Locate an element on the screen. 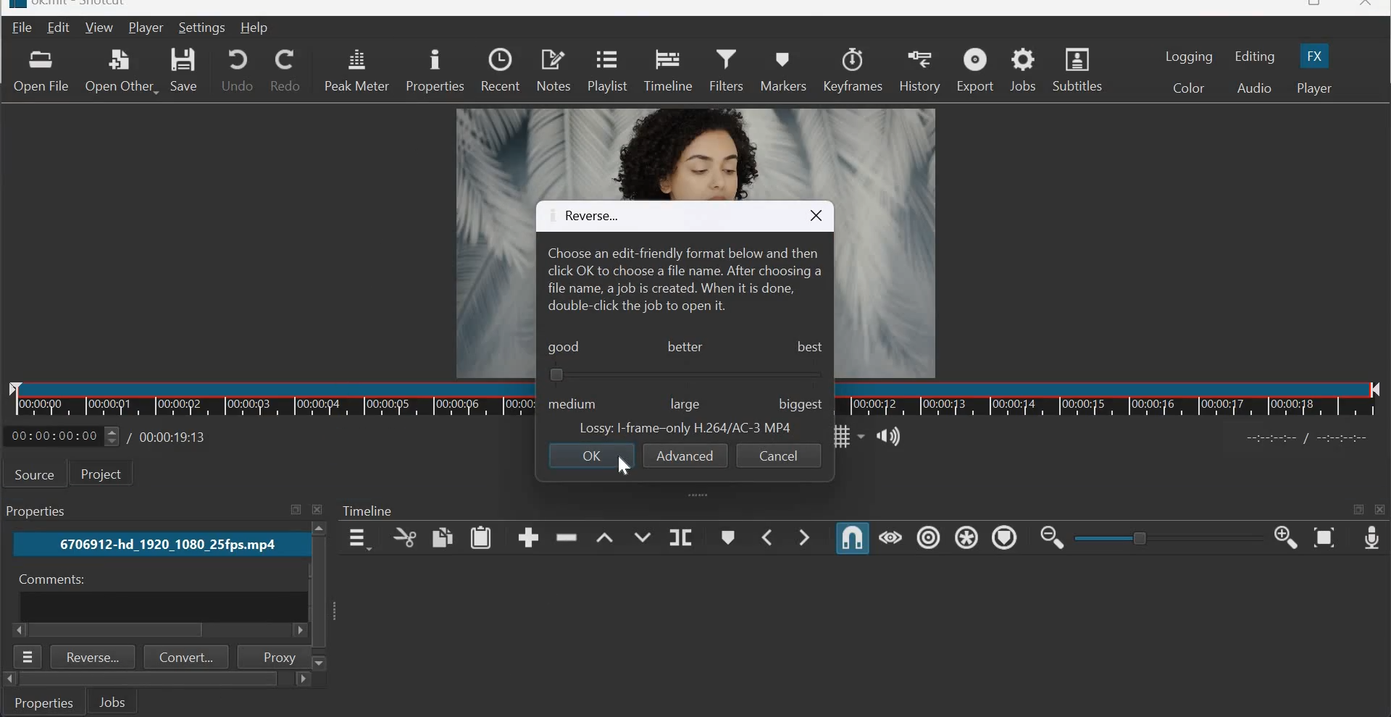 Image resolution: width=1391 pixels, height=717 pixels. Scrub while dragging is located at coordinates (890, 538).